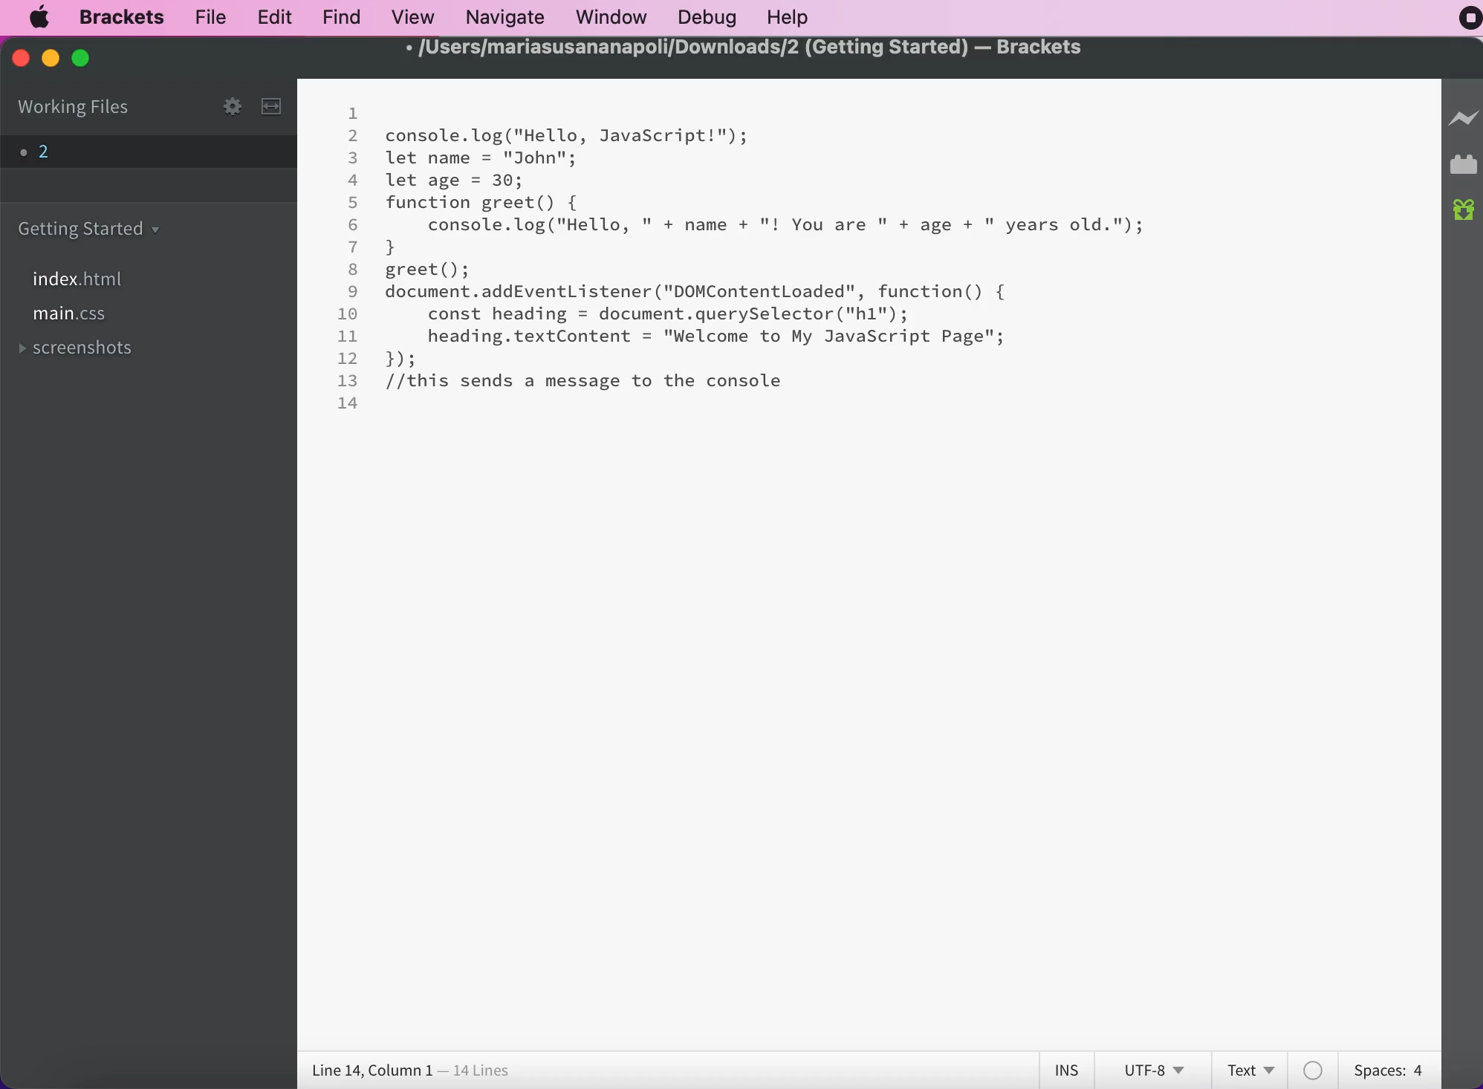 The image size is (1483, 1089). Describe the element at coordinates (87, 61) in the screenshot. I see `maximize` at that location.